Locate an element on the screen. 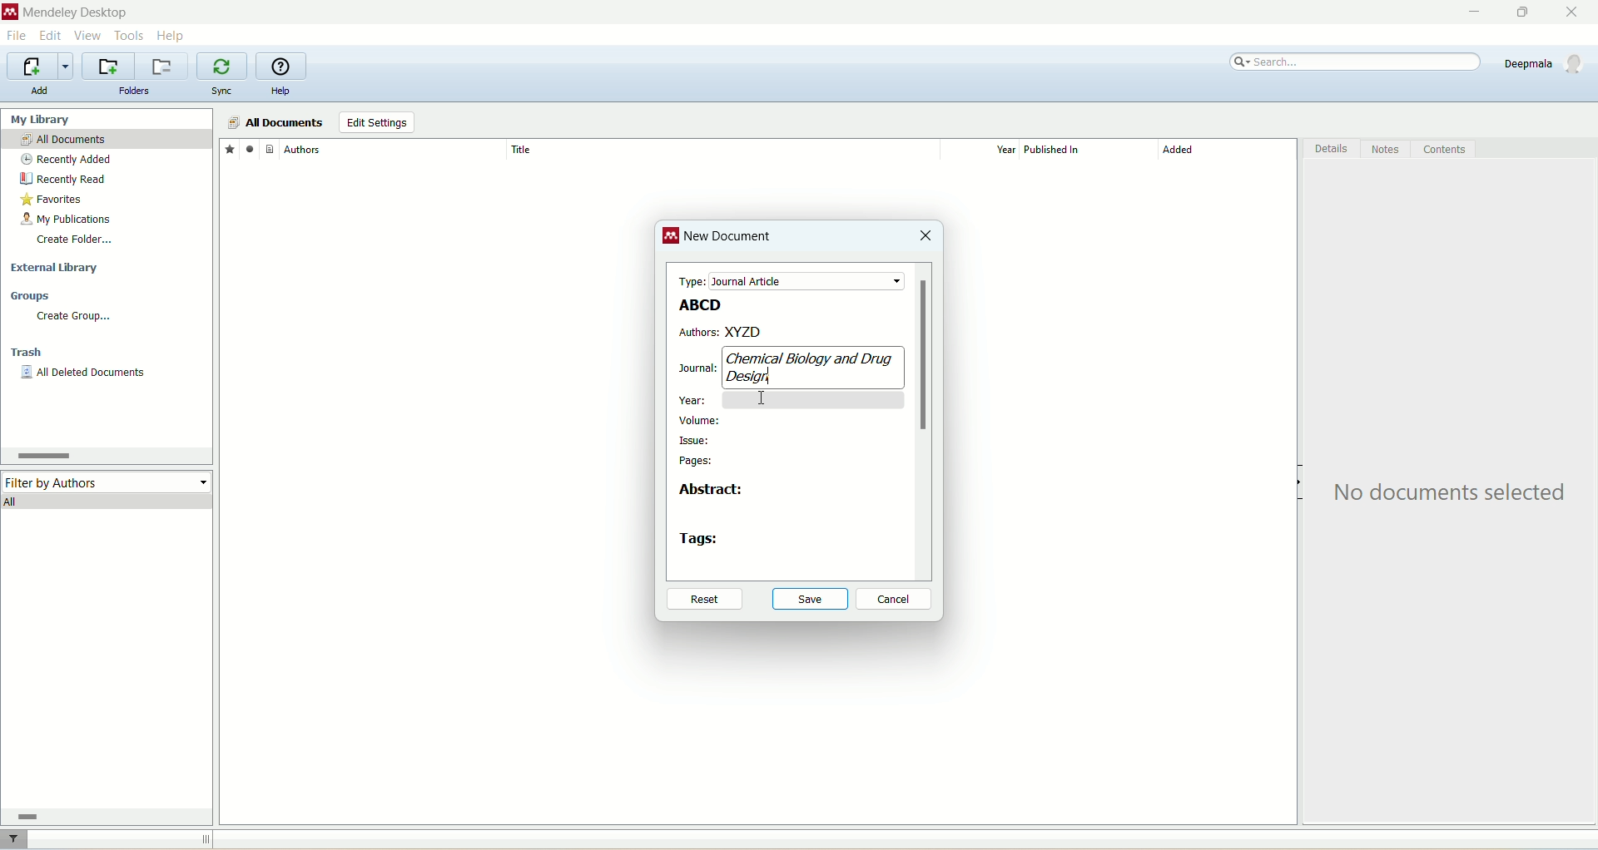 Image resolution: width=1598 pixels, height=850 pixels. view is located at coordinates (89, 36).